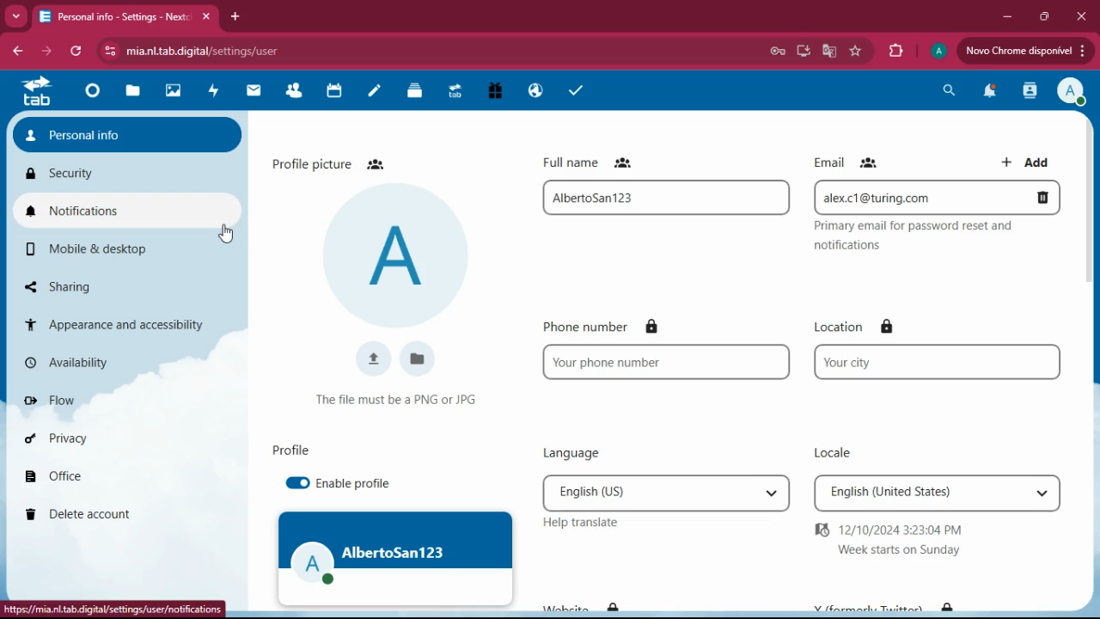 The image size is (1100, 619). I want to click on refresh, so click(77, 52).